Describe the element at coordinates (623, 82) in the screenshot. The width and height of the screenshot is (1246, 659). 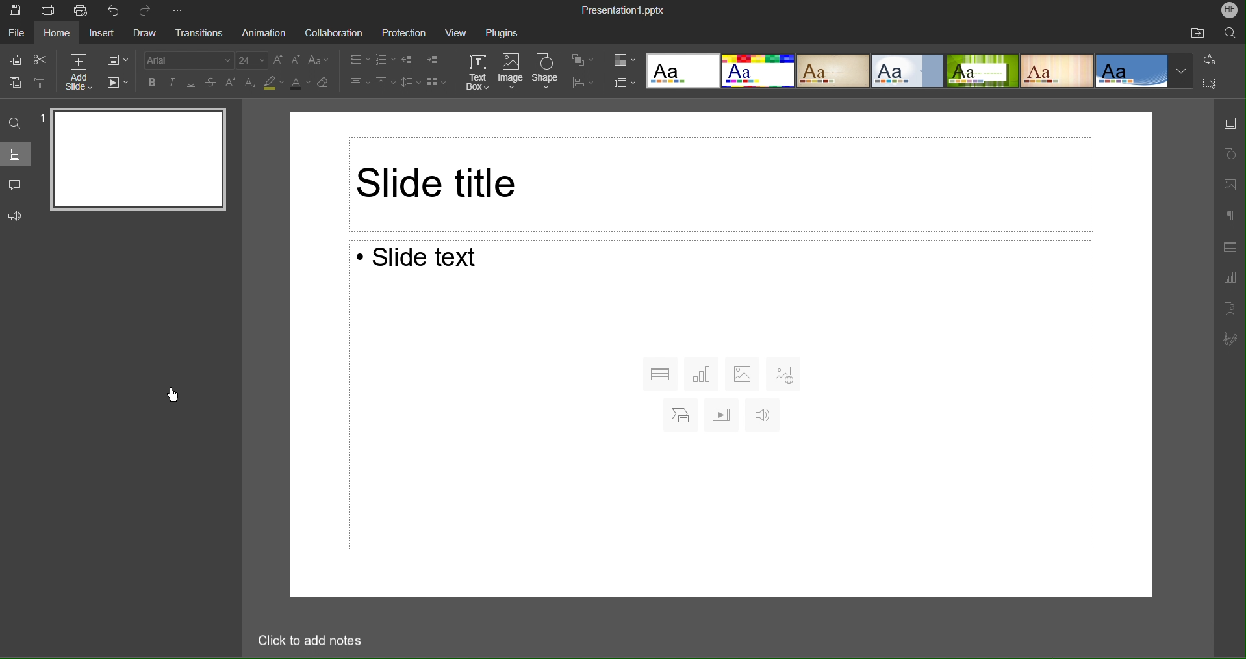
I see `Slide Settings` at that location.